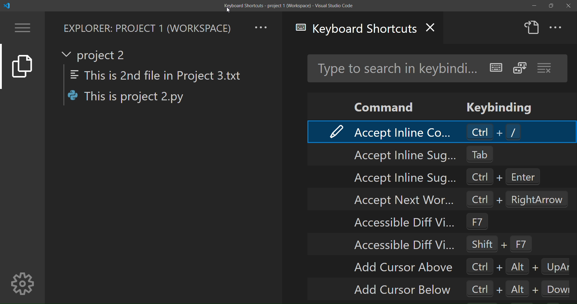  Describe the element at coordinates (8, 5) in the screenshot. I see `logo` at that location.